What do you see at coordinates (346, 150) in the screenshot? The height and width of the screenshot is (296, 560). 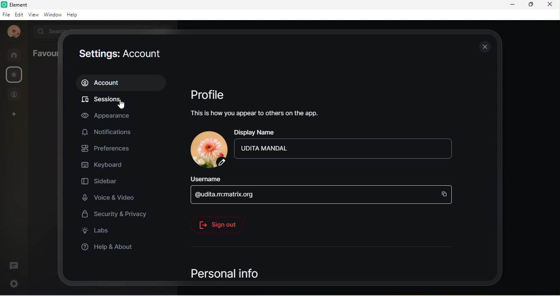 I see `display name-udita mandal` at bounding box center [346, 150].